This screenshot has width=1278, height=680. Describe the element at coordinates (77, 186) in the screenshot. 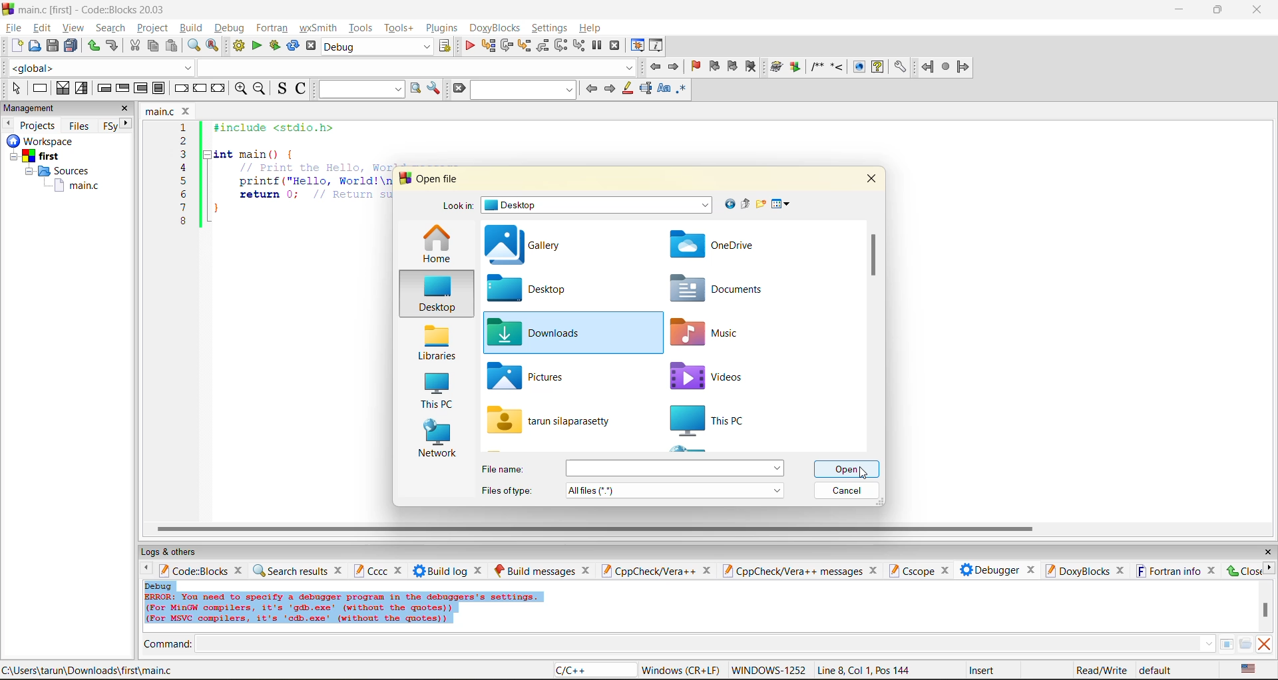

I see `main.c file` at that location.